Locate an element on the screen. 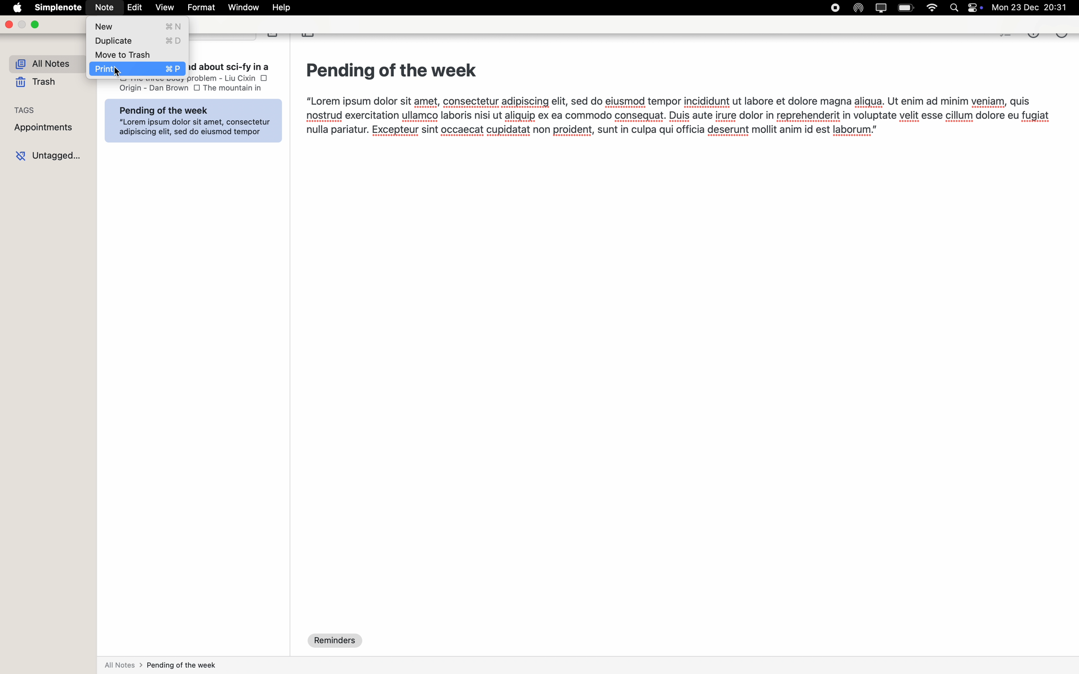 This screenshot has width=1079, height=674. toggle sidebar is located at coordinates (311, 37).